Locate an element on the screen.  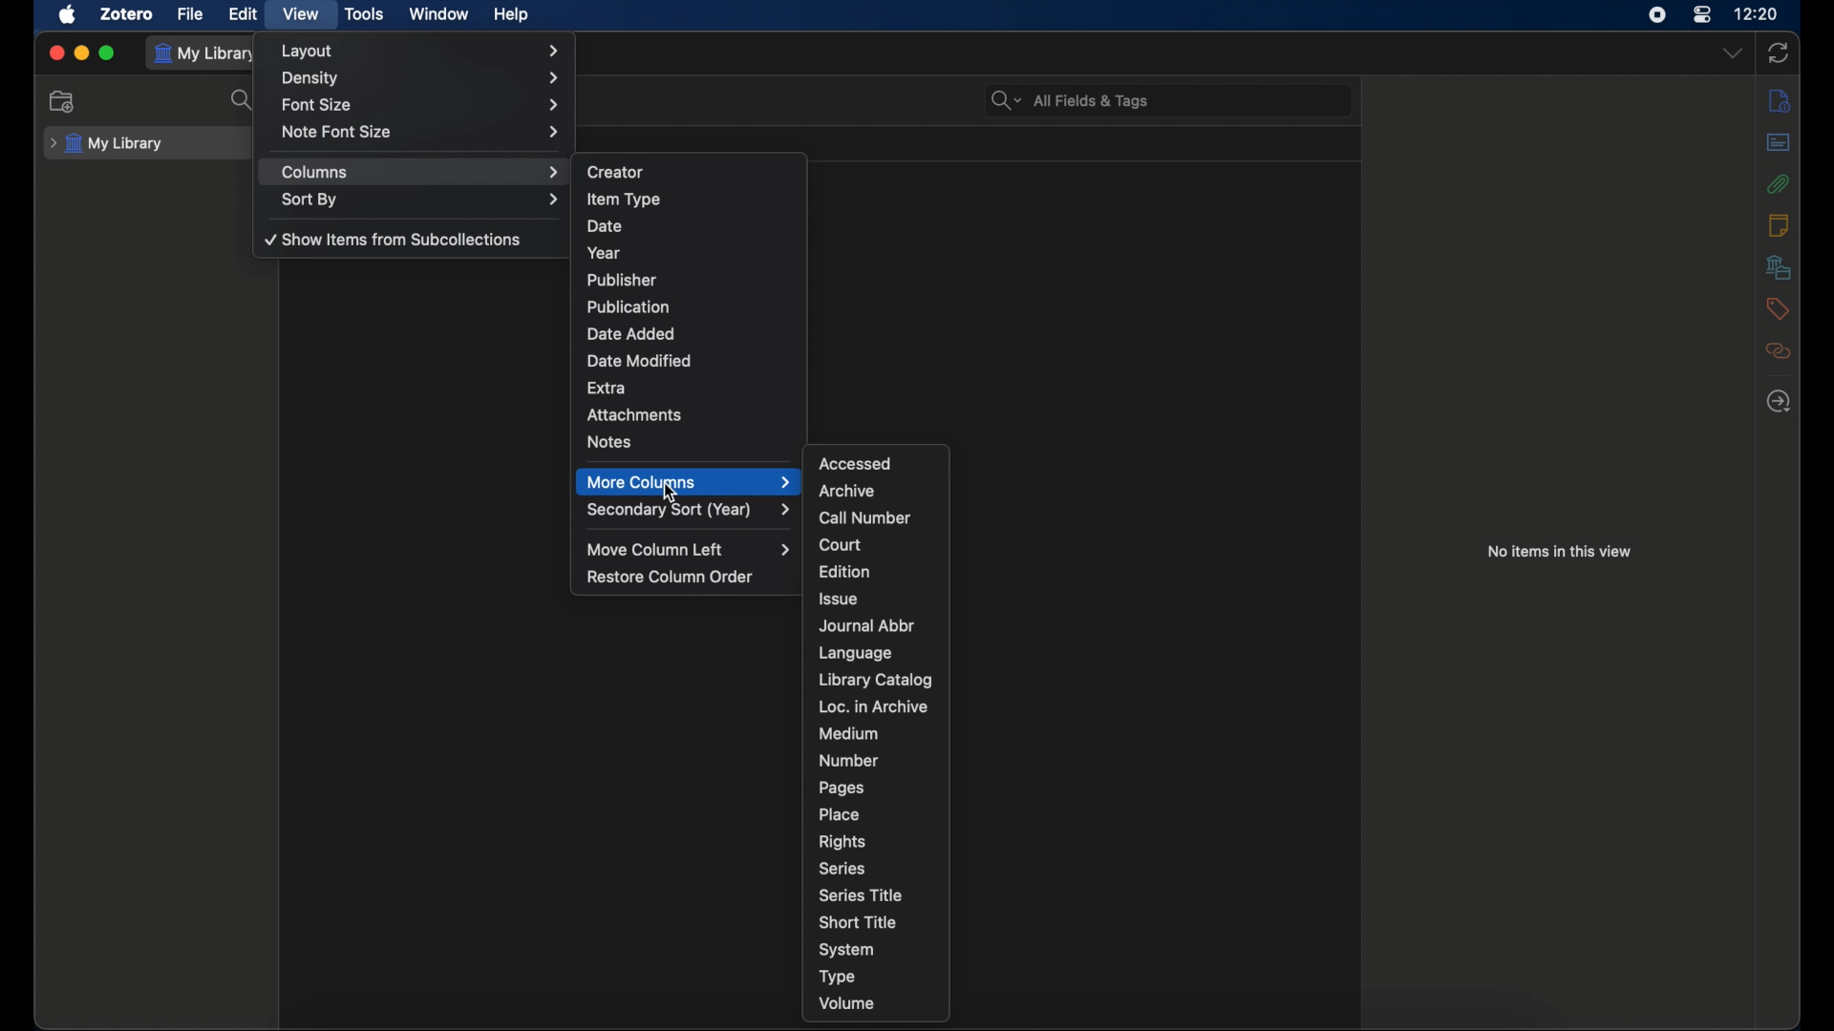
court is located at coordinates (842, 545).